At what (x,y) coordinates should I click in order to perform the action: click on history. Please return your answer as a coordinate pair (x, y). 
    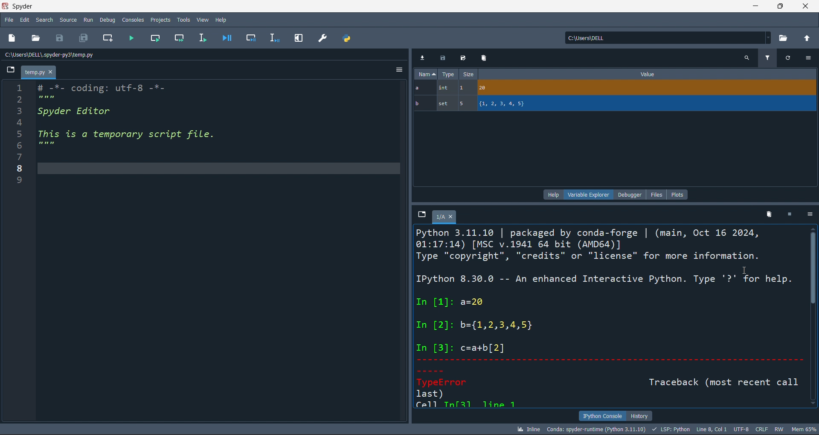
    Looking at the image, I should click on (640, 415).